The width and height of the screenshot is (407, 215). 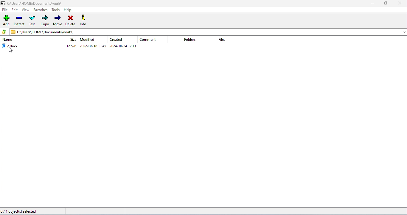 What do you see at coordinates (57, 20) in the screenshot?
I see `move` at bounding box center [57, 20].